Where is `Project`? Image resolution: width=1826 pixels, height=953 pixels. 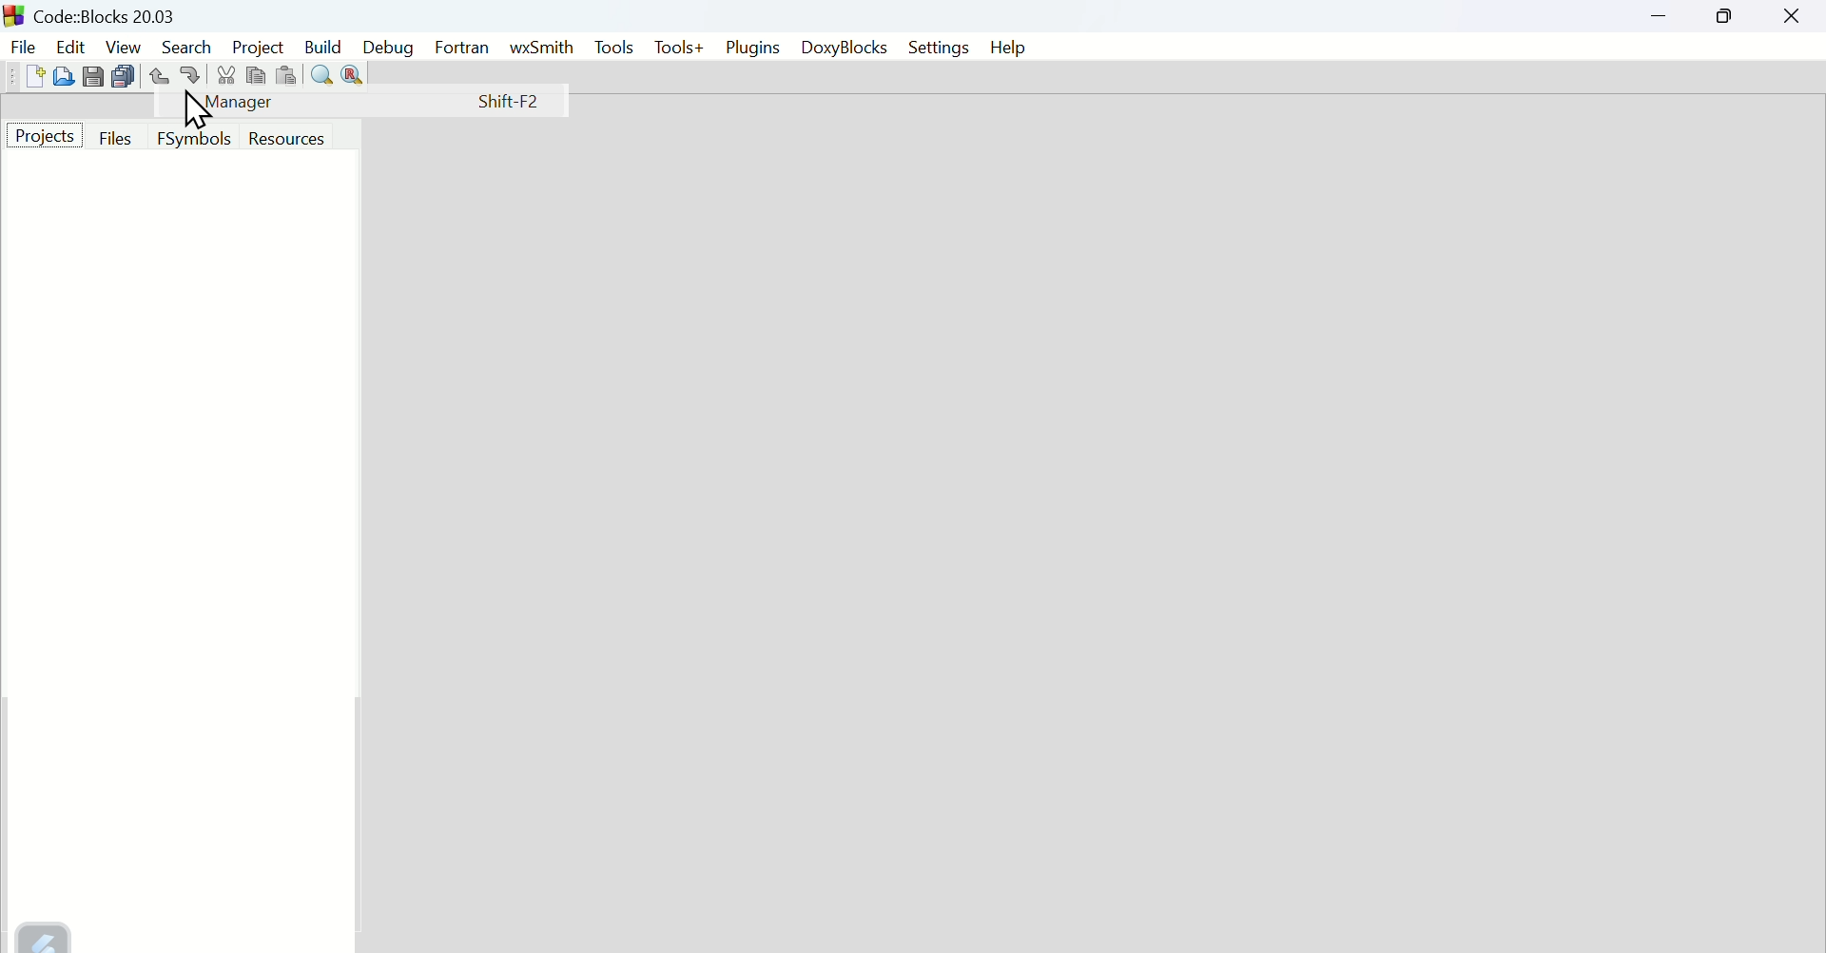
Project is located at coordinates (44, 135).